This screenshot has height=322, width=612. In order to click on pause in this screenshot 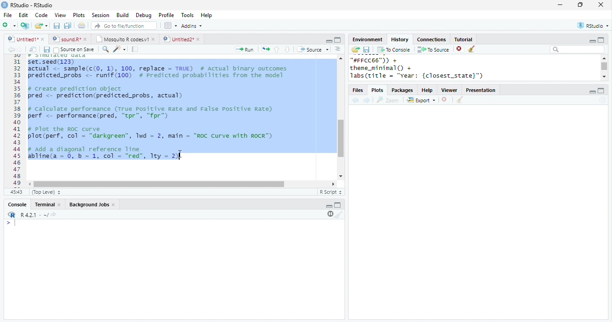, I will do `click(329, 214)`.